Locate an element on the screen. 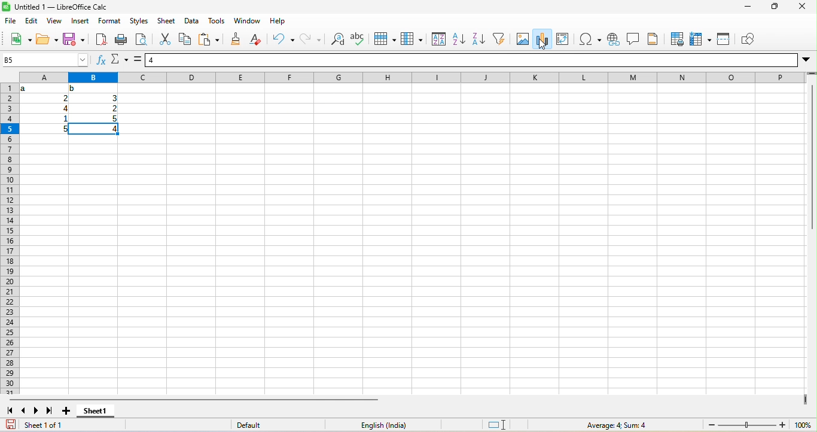 Image resolution: width=817 pixels, height=432 pixels. Untitled 1 — LibreOffice Calc is located at coordinates (61, 7).